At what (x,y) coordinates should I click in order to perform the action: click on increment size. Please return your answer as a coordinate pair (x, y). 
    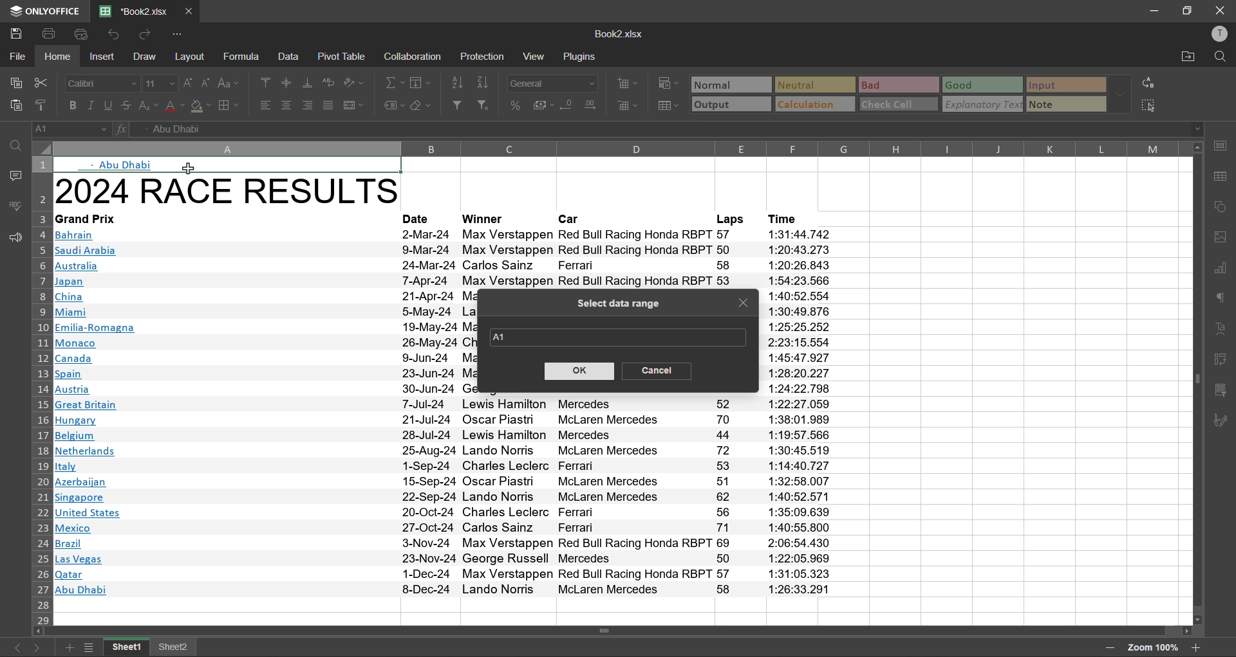
    Looking at the image, I should click on (187, 84).